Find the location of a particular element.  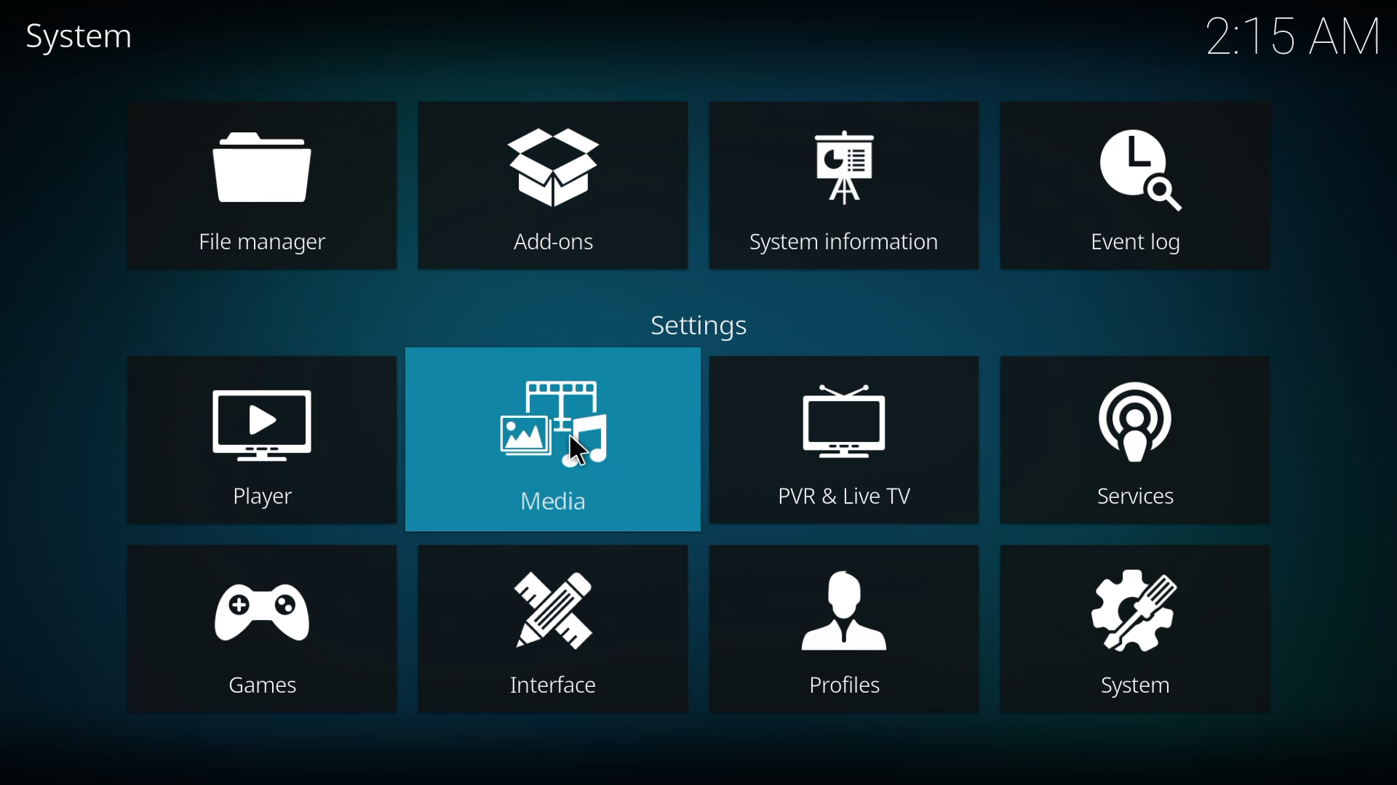

services is located at coordinates (1123, 443).